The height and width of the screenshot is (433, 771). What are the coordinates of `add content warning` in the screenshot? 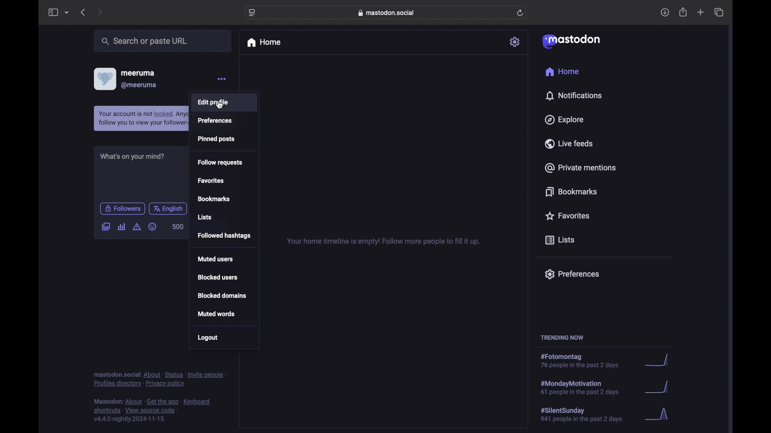 It's located at (137, 227).